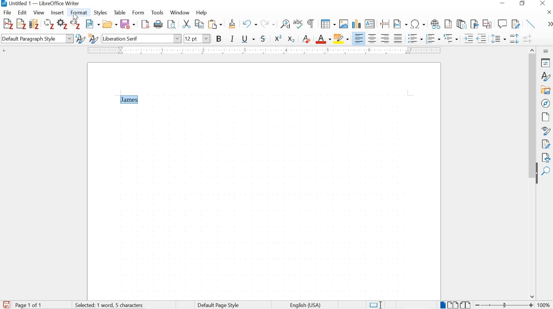 The height and width of the screenshot is (309, 553). Describe the element at coordinates (372, 38) in the screenshot. I see `align center` at that location.